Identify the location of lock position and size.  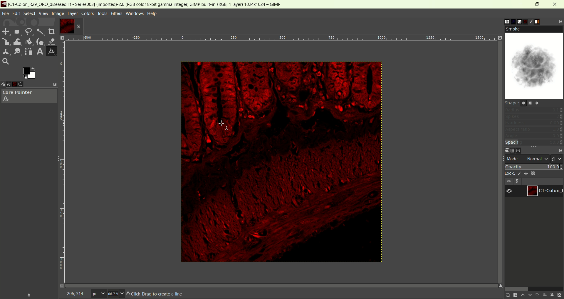
(526, 173).